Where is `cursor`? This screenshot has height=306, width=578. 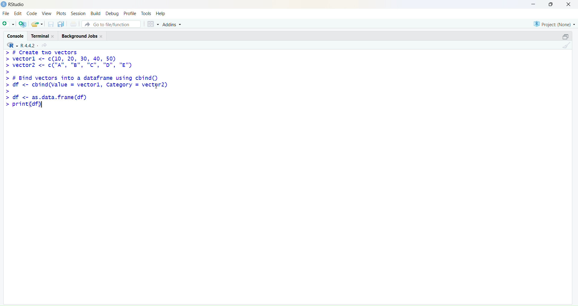
cursor is located at coordinates (157, 86).